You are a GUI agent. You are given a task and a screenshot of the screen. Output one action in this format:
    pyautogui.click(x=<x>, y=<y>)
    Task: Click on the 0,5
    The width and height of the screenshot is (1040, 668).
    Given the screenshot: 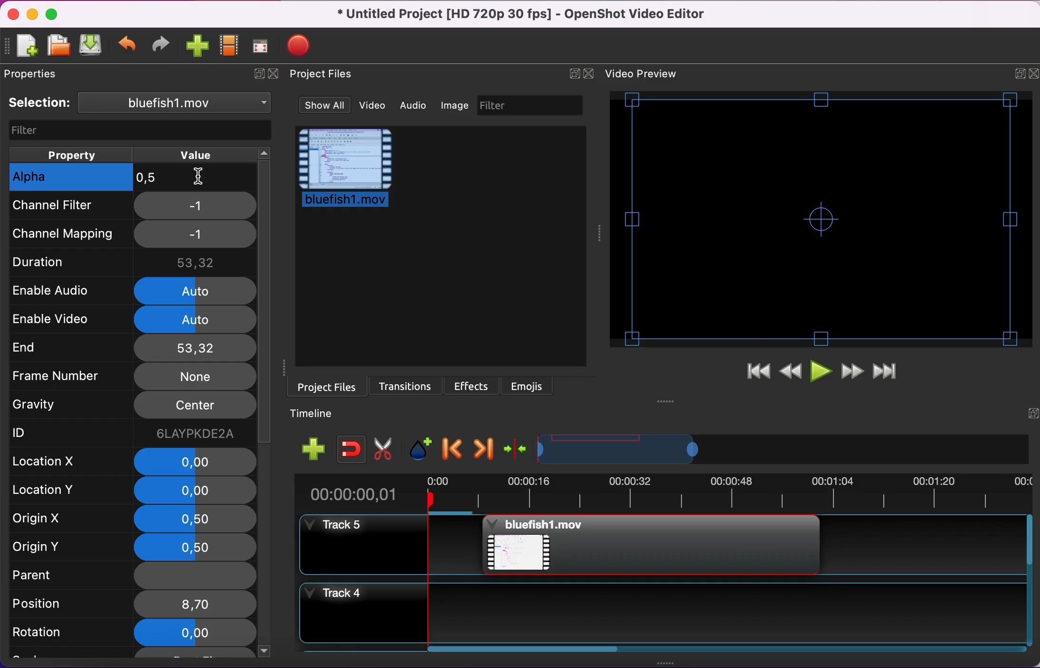 What is the action you would take?
    pyautogui.click(x=198, y=548)
    